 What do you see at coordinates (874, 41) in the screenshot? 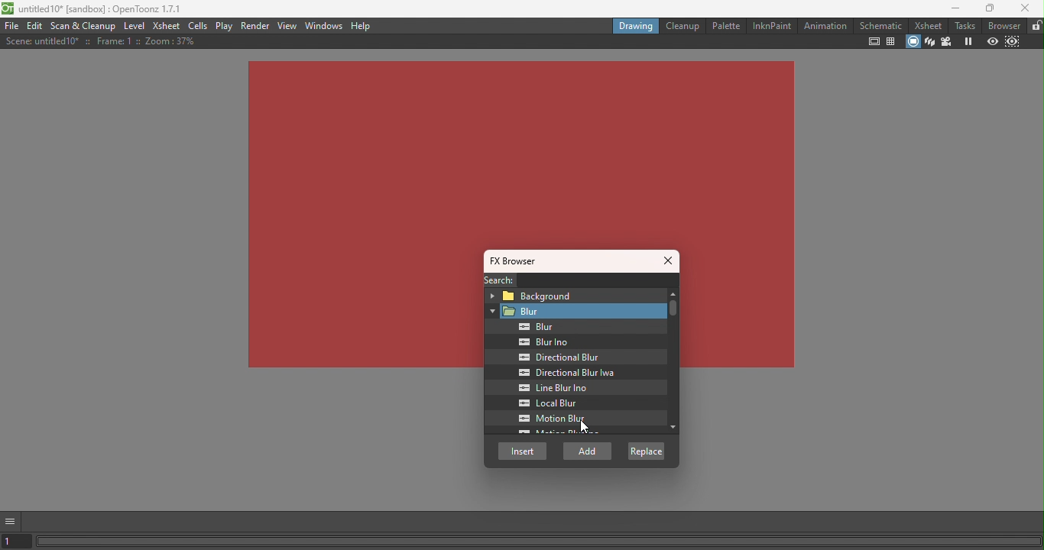
I see `Safe area` at bounding box center [874, 41].